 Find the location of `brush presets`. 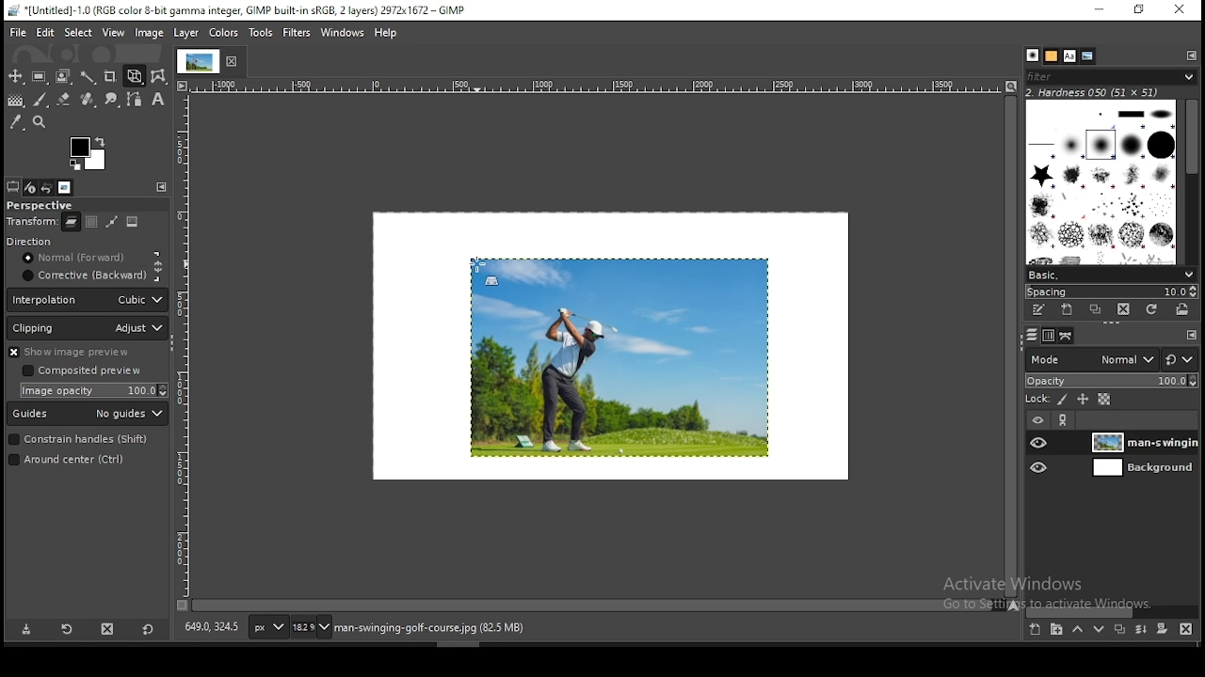

brush presets is located at coordinates (1111, 275).